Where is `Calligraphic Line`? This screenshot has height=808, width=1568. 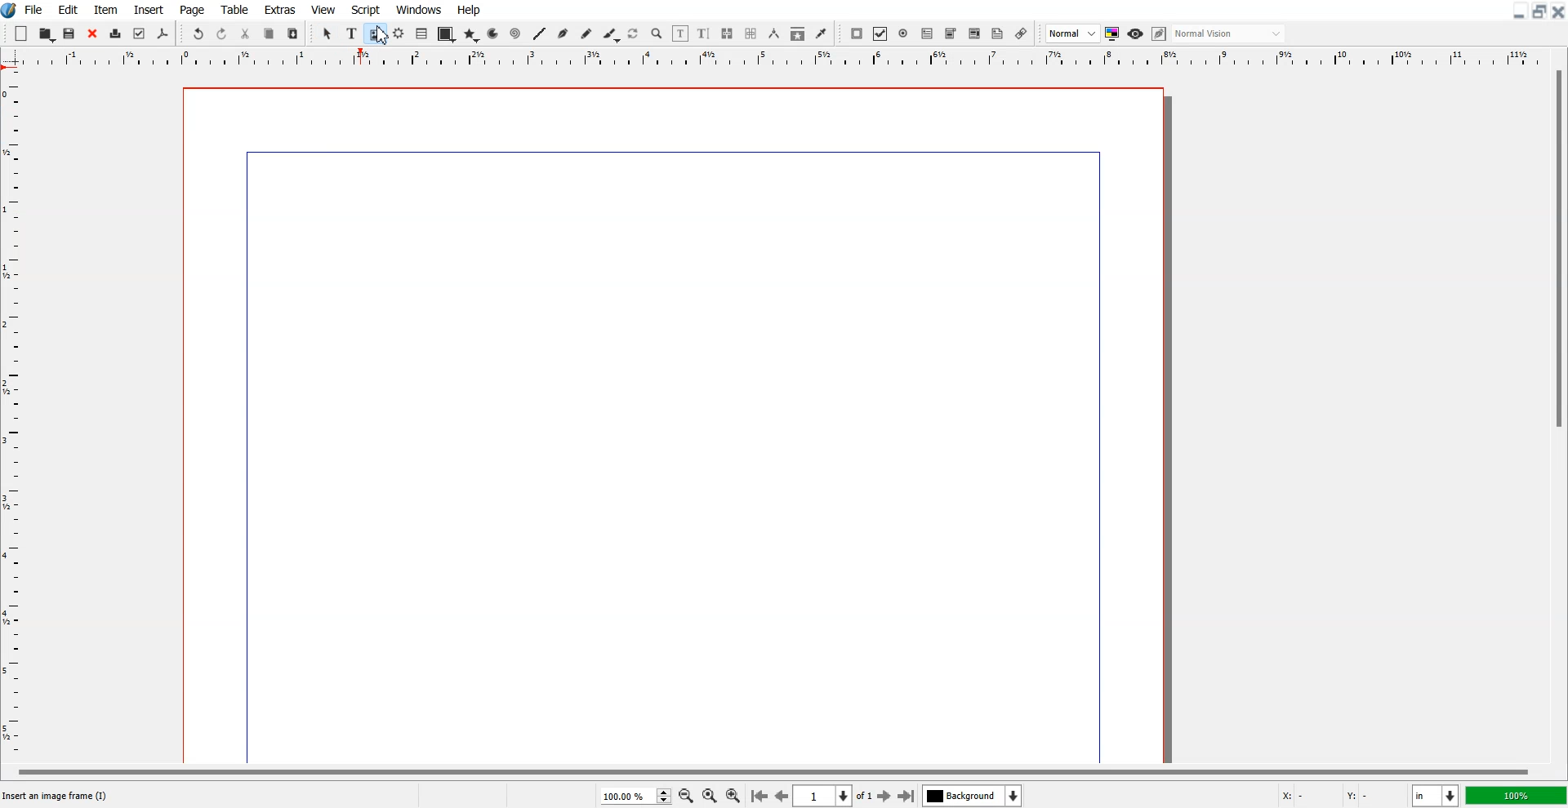 Calligraphic Line is located at coordinates (610, 34).